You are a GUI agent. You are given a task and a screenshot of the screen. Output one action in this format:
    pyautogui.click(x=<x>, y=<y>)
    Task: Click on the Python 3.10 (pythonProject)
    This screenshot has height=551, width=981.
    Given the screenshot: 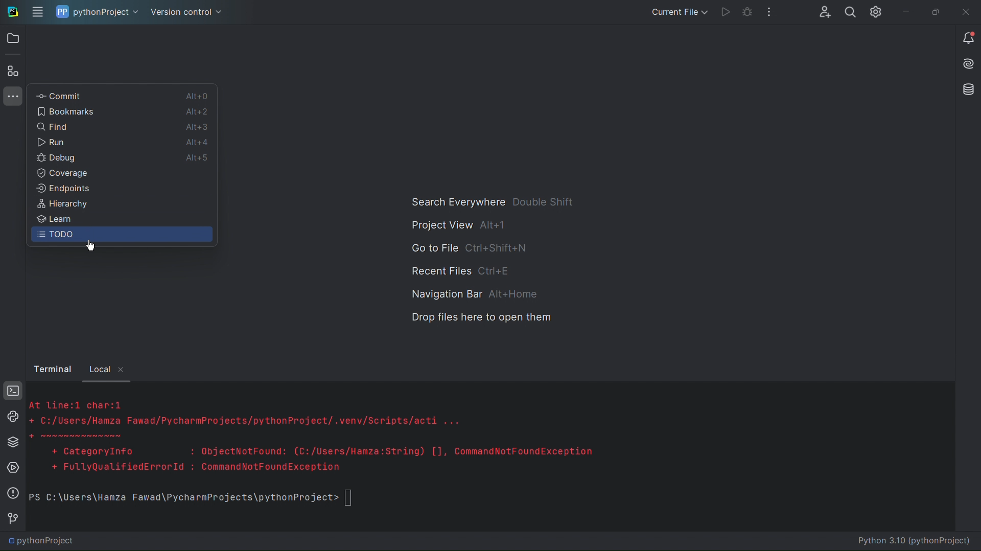 What is the action you would take?
    pyautogui.click(x=918, y=542)
    